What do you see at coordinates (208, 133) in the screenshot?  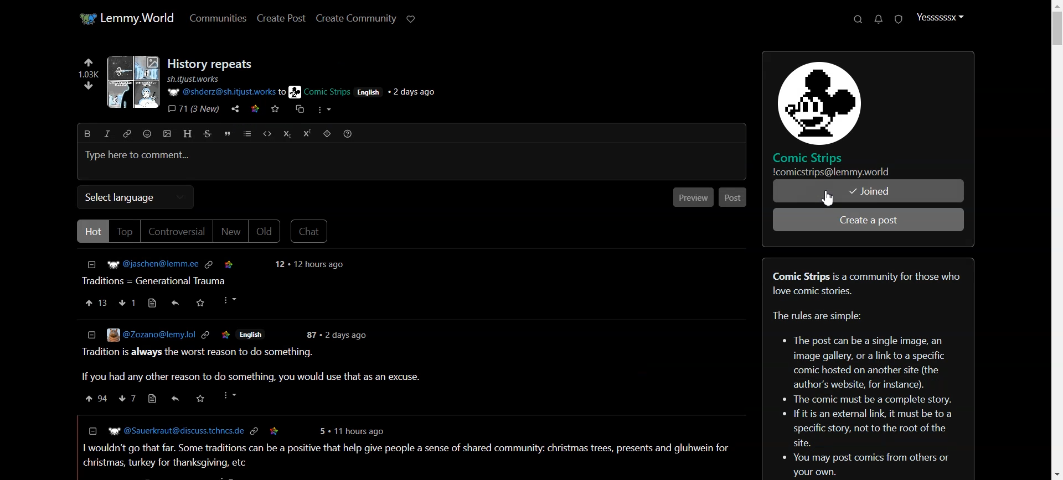 I see `Strike through` at bounding box center [208, 133].